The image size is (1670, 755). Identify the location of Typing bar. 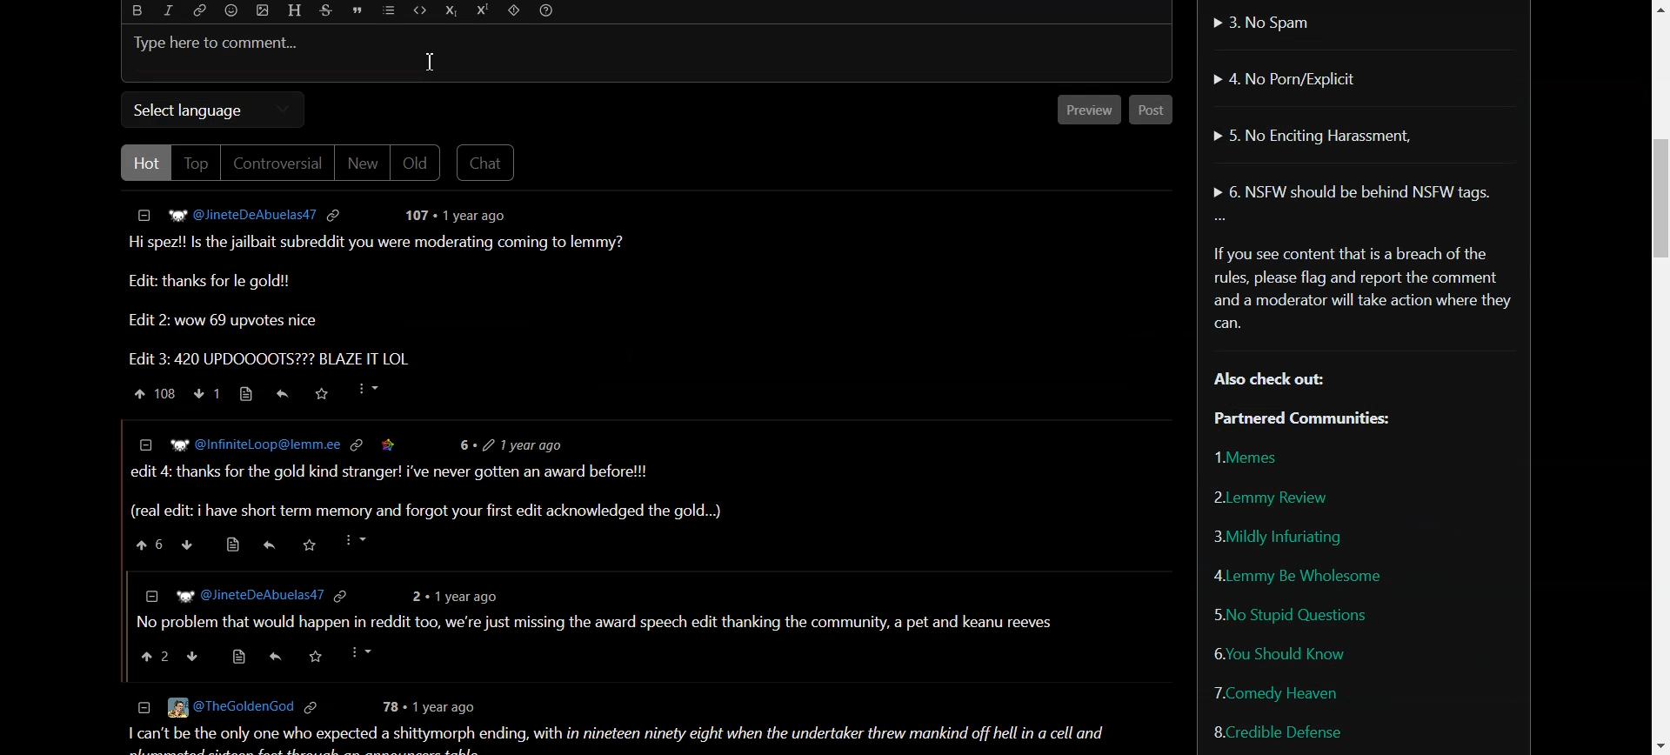
(645, 54).